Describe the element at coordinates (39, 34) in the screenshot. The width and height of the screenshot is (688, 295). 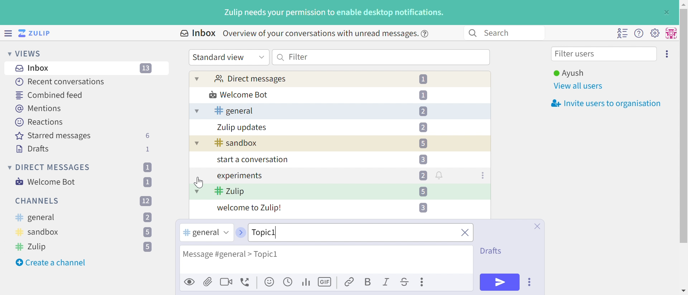
I see `ZULIP` at that location.